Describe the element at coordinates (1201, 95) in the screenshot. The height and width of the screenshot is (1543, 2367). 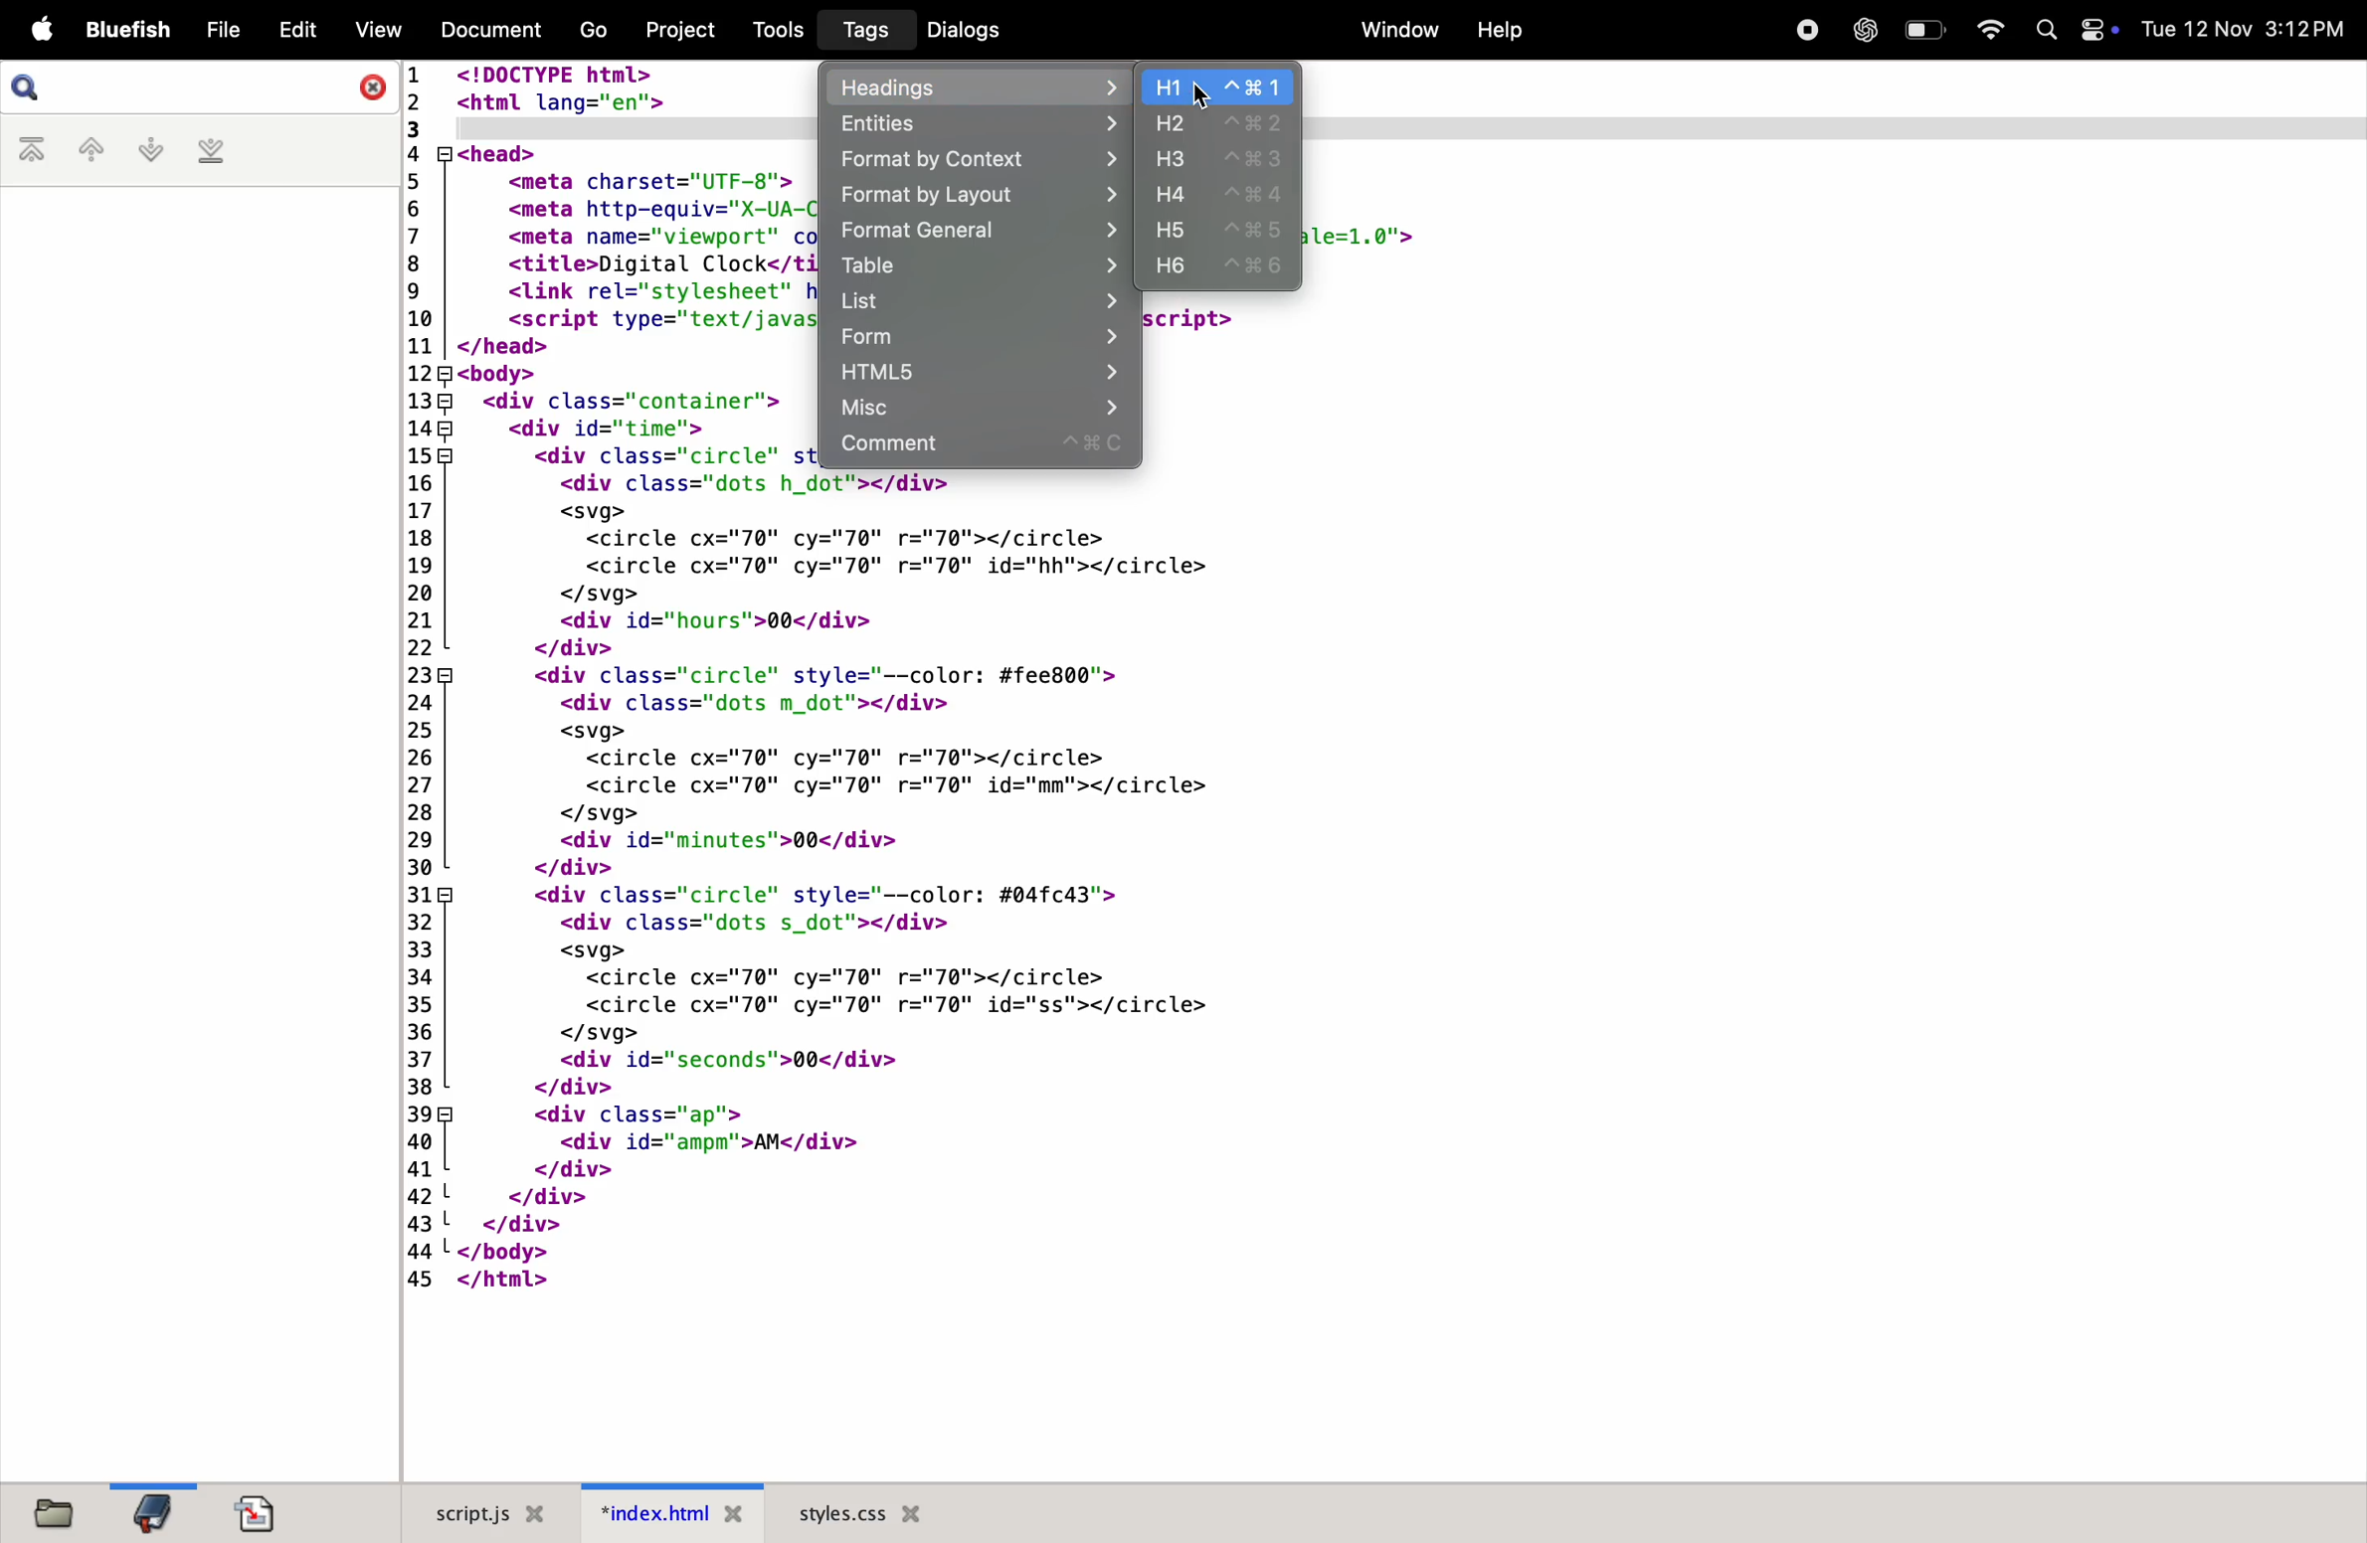
I see `cursor` at that location.